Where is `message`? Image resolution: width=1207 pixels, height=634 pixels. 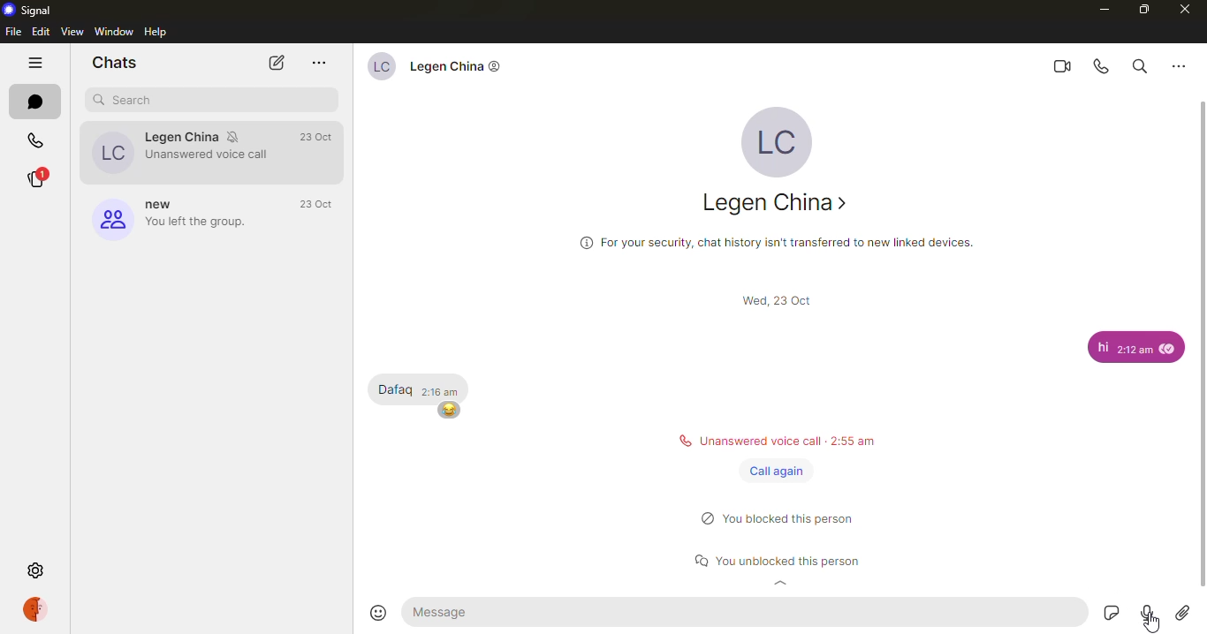
message is located at coordinates (444, 612).